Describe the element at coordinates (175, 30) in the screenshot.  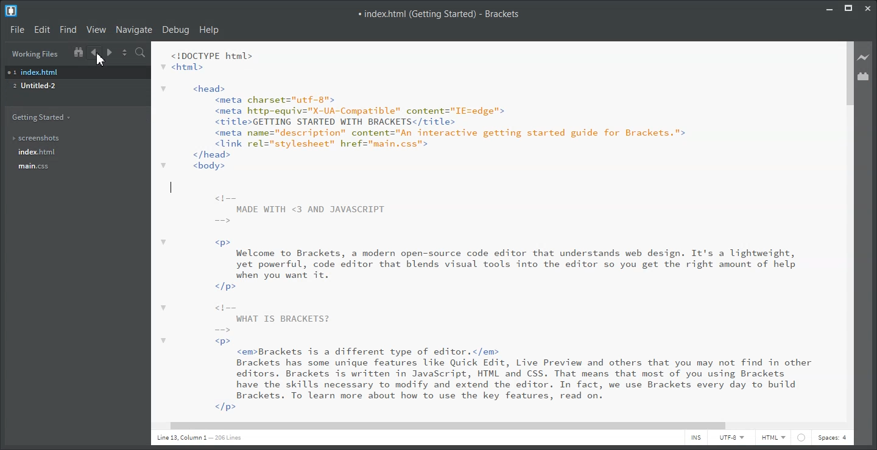
I see `Debug` at that location.